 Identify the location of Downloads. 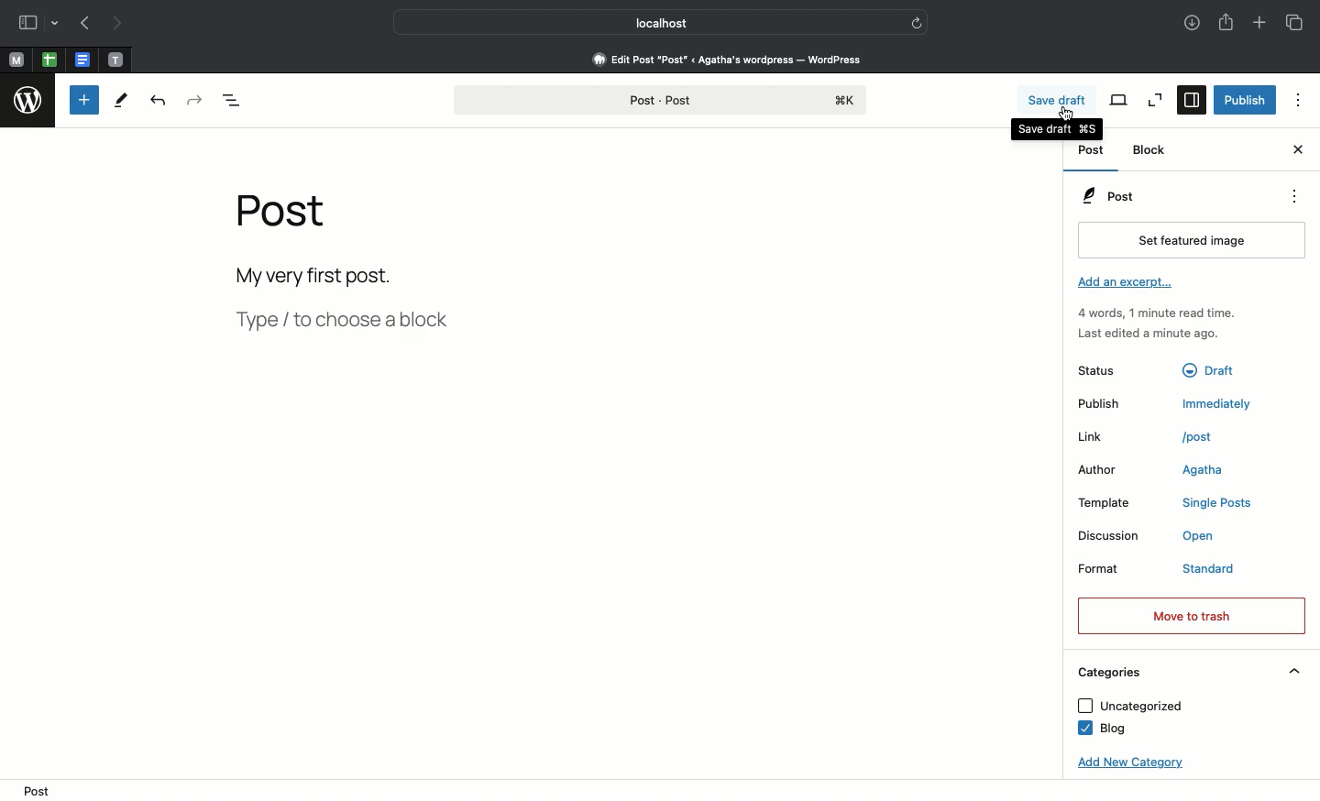
(1189, 24).